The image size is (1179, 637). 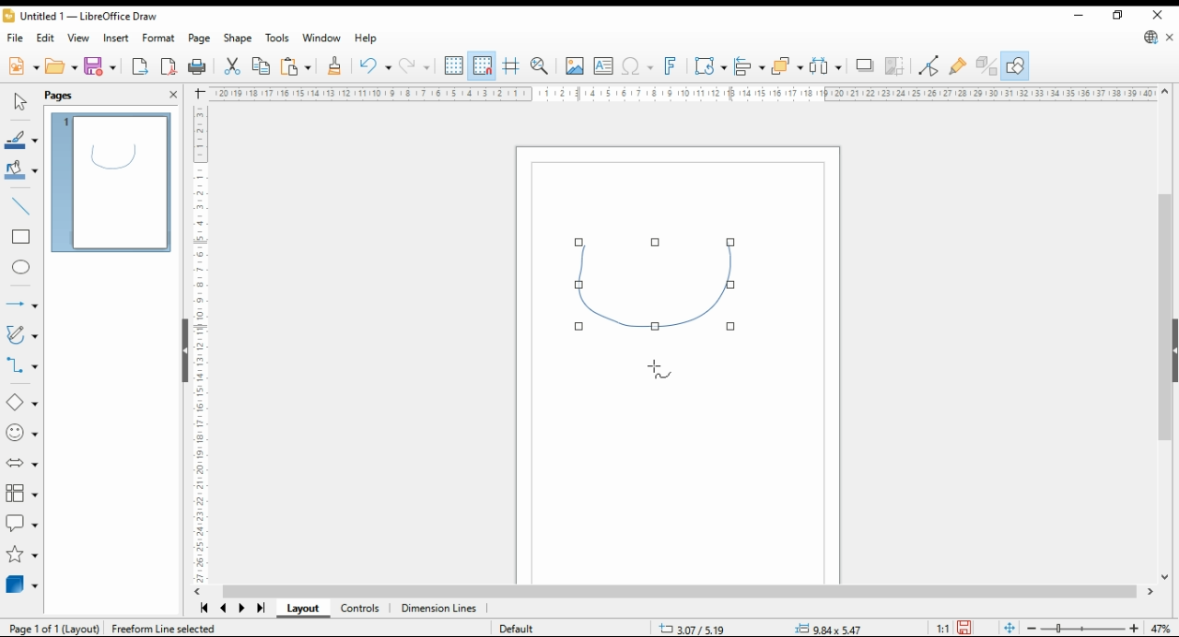 What do you see at coordinates (110, 183) in the screenshot?
I see `page 1` at bounding box center [110, 183].